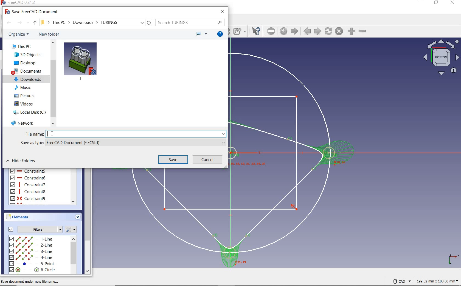  I want to click on back, so click(9, 23).